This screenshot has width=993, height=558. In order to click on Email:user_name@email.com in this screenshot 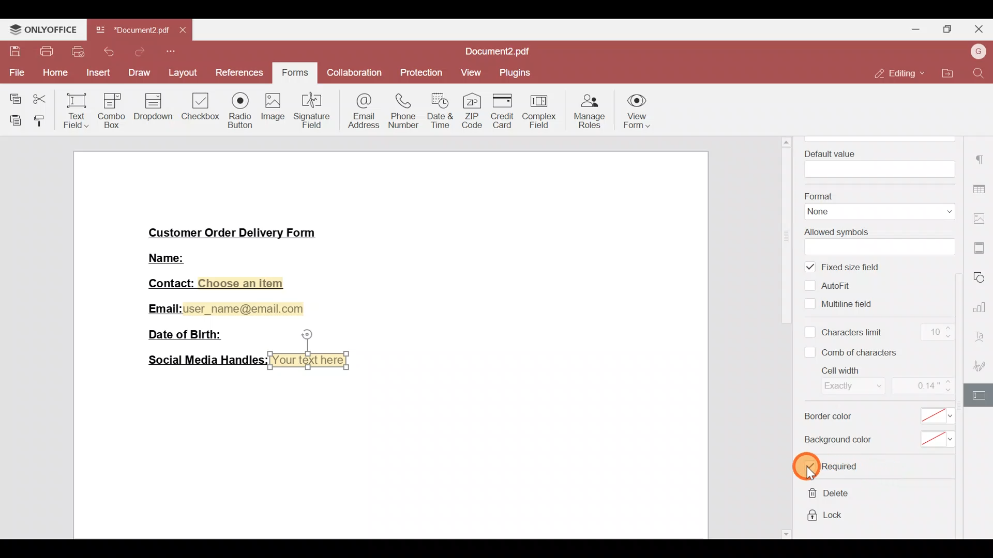, I will do `click(227, 307)`.